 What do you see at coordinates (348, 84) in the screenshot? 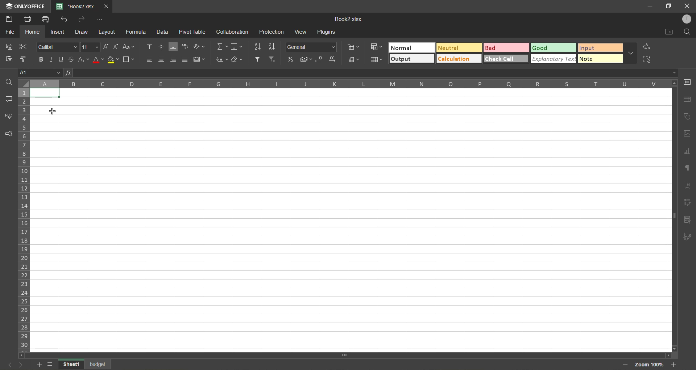
I see `column names` at bounding box center [348, 84].